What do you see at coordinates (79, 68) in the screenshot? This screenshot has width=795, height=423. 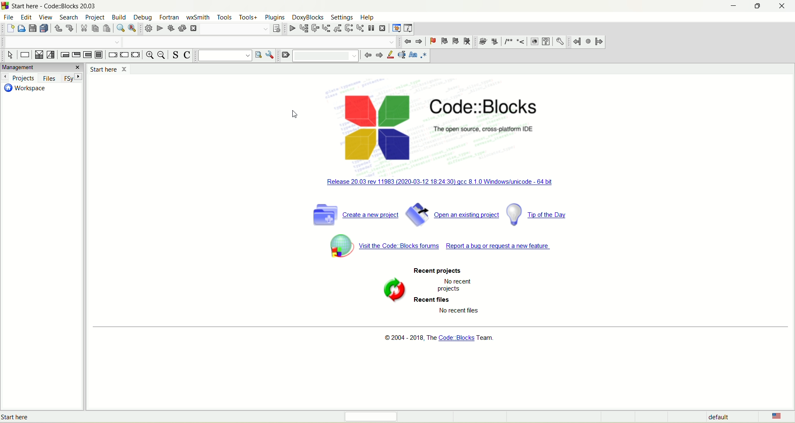 I see `close` at bounding box center [79, 68].